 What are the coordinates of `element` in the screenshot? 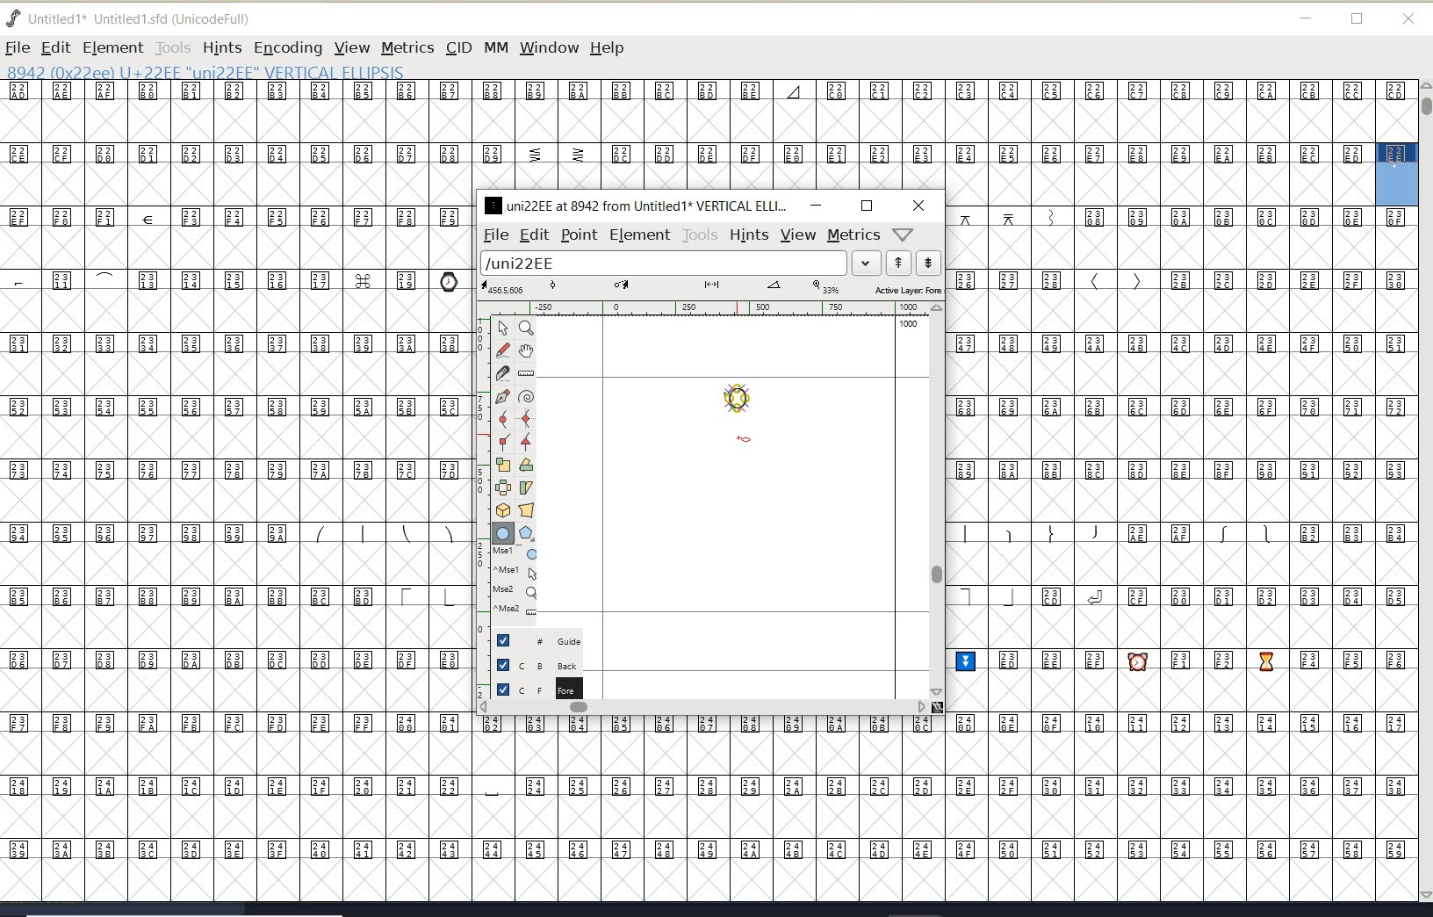 It's located at (640, 235).